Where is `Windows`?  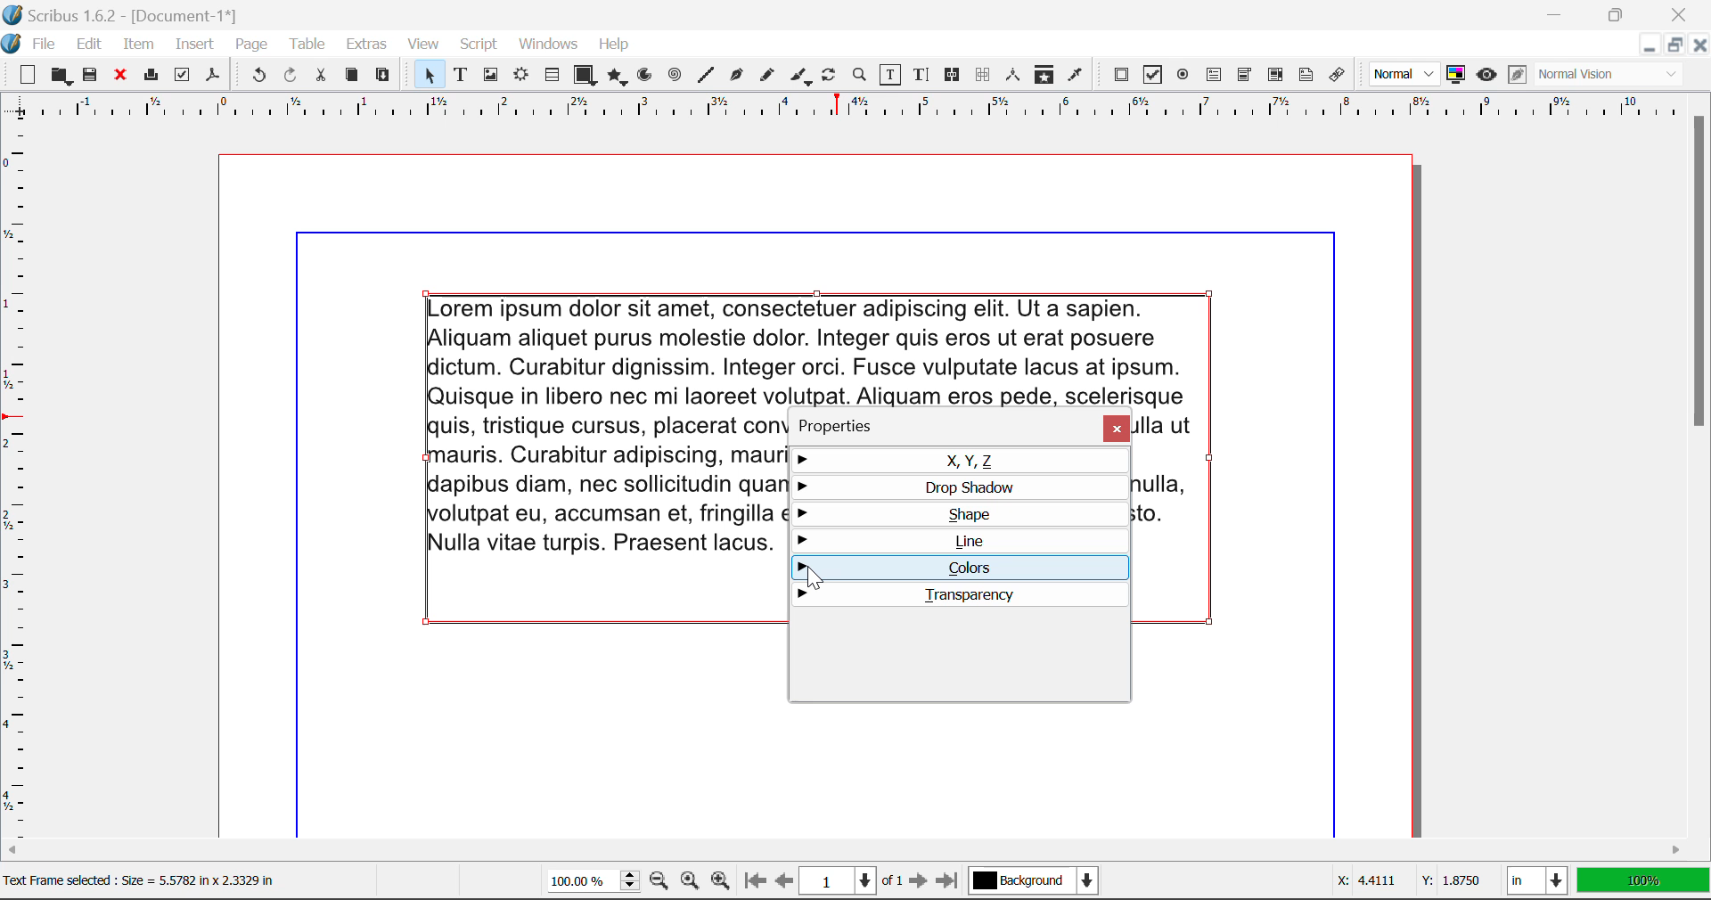
Windows is located at coordinates (546, 45).